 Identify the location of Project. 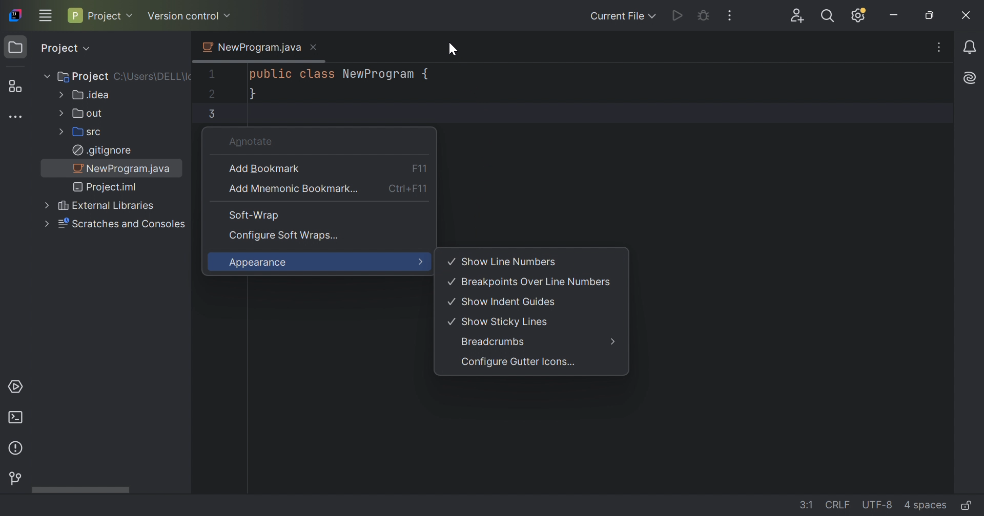
(84, 76).